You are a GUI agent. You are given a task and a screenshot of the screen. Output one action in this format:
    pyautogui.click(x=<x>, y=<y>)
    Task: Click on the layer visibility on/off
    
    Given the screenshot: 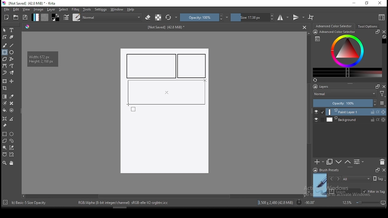 What is the action you would take?
    pyautogui.click(x=319, y=112)
    